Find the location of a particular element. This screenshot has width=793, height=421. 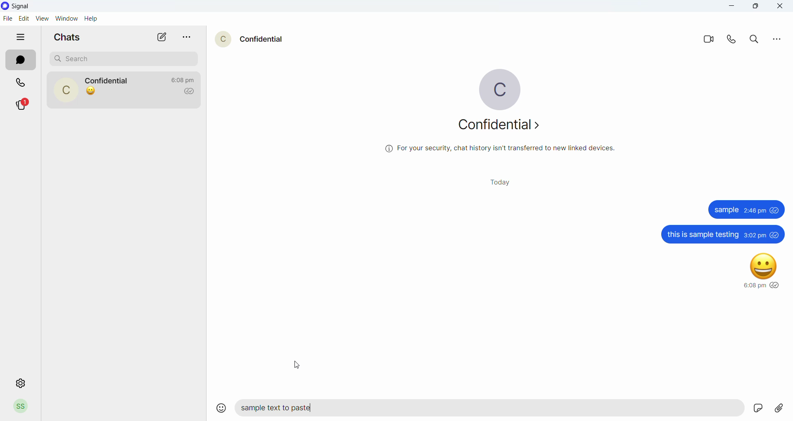

chats is located at coordinates (70, 37).